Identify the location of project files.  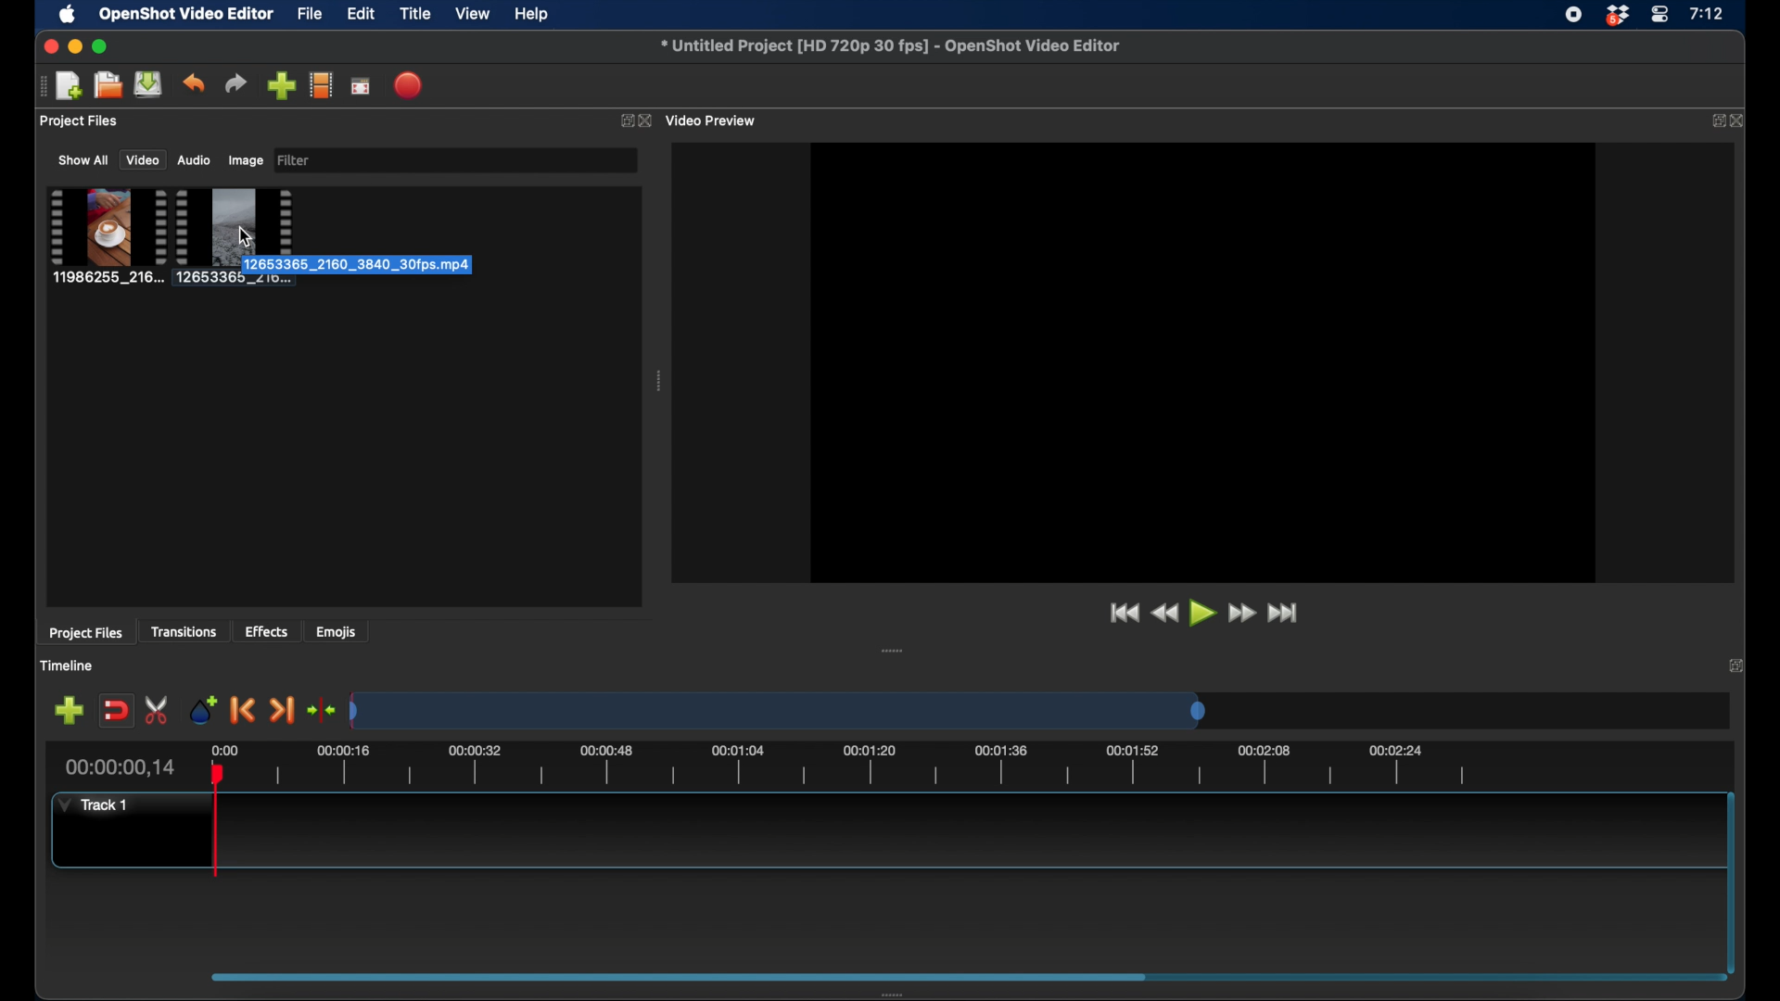
(87, 634).